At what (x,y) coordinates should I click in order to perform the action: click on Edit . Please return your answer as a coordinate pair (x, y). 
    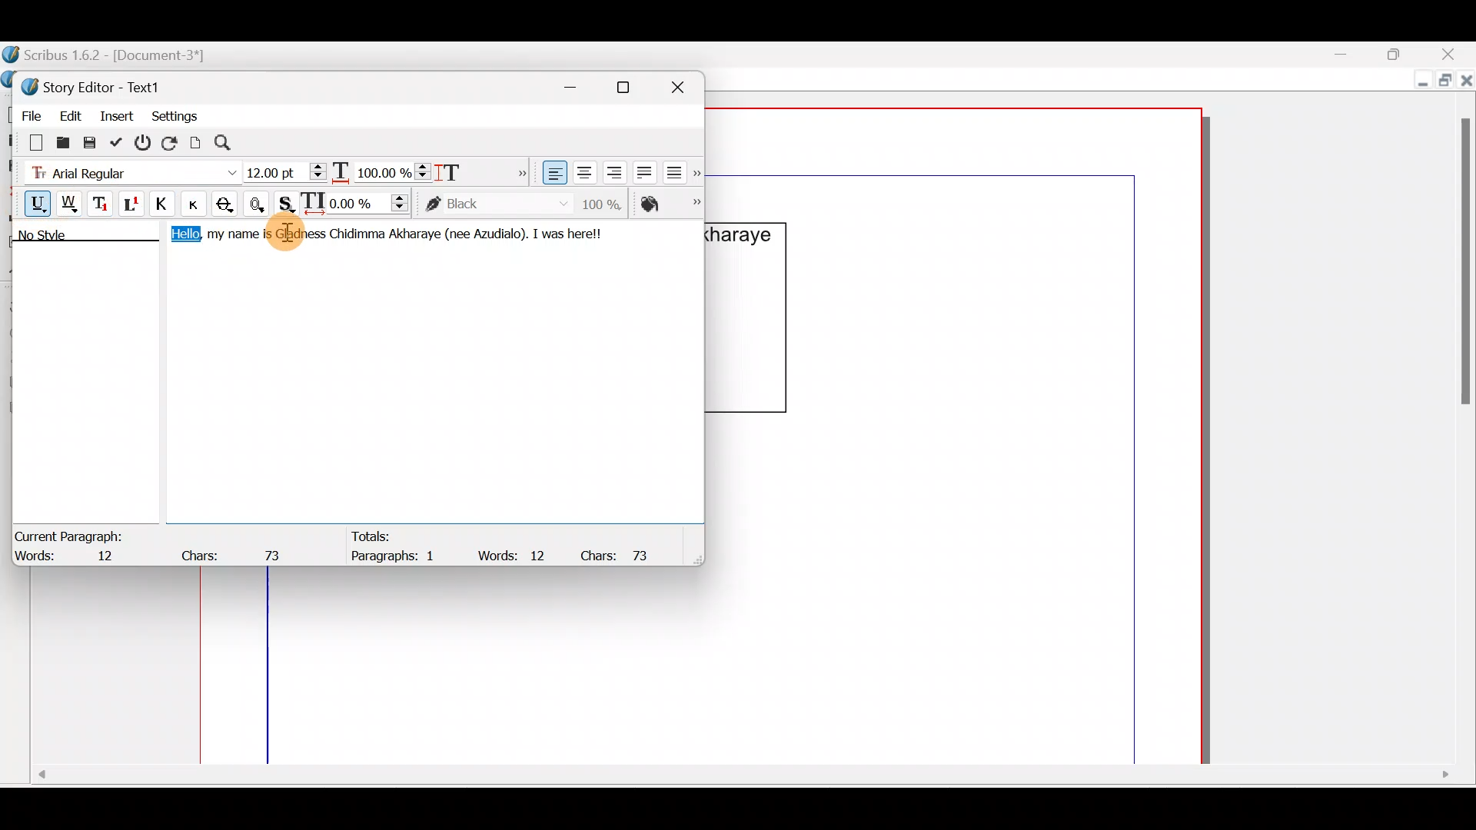
    Looking at the image, I should click on (70, 113).